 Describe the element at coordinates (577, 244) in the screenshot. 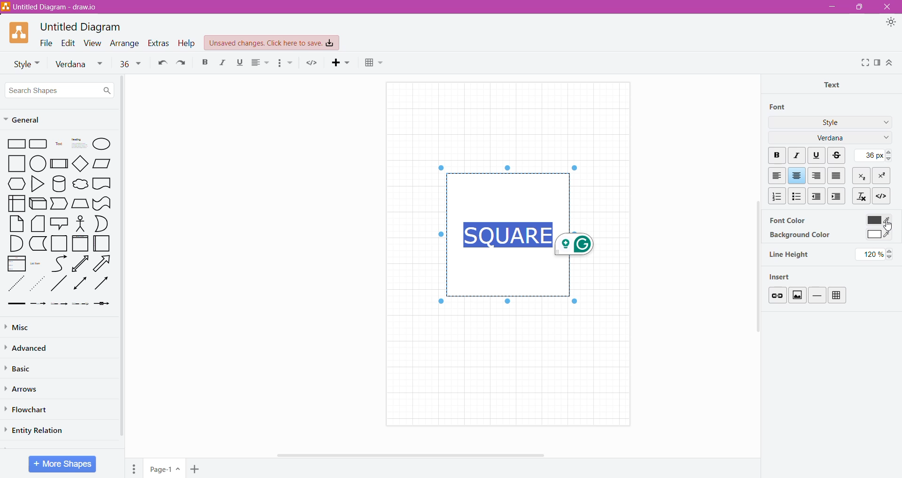

I see `grammarly logo` at that location.